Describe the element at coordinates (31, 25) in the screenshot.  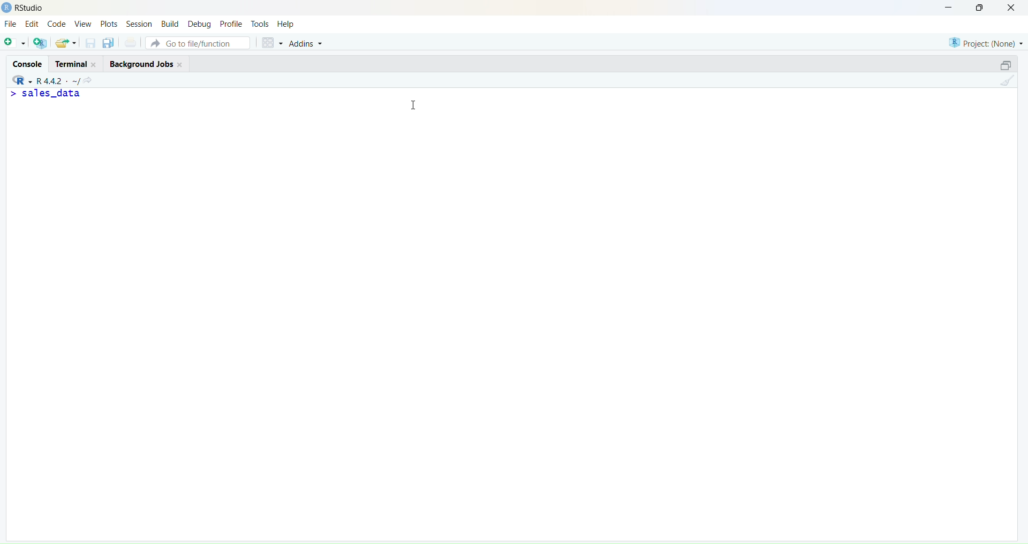
I see `Edit` at that location.